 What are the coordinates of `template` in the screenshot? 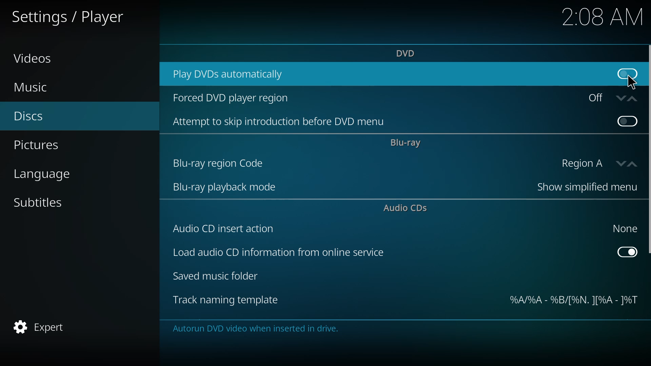 It's located at (573, 301).